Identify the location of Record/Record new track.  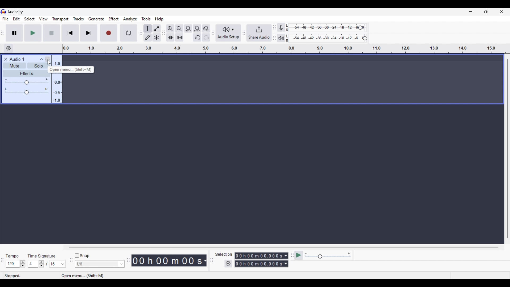
(109, 33).